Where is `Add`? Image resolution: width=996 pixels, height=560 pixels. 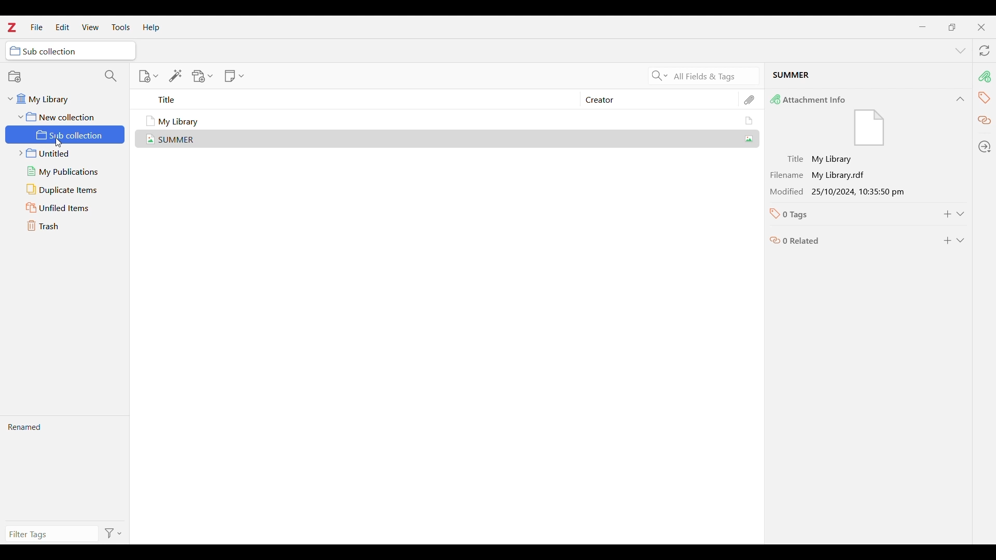 Add is located at coordinates (948, 214).